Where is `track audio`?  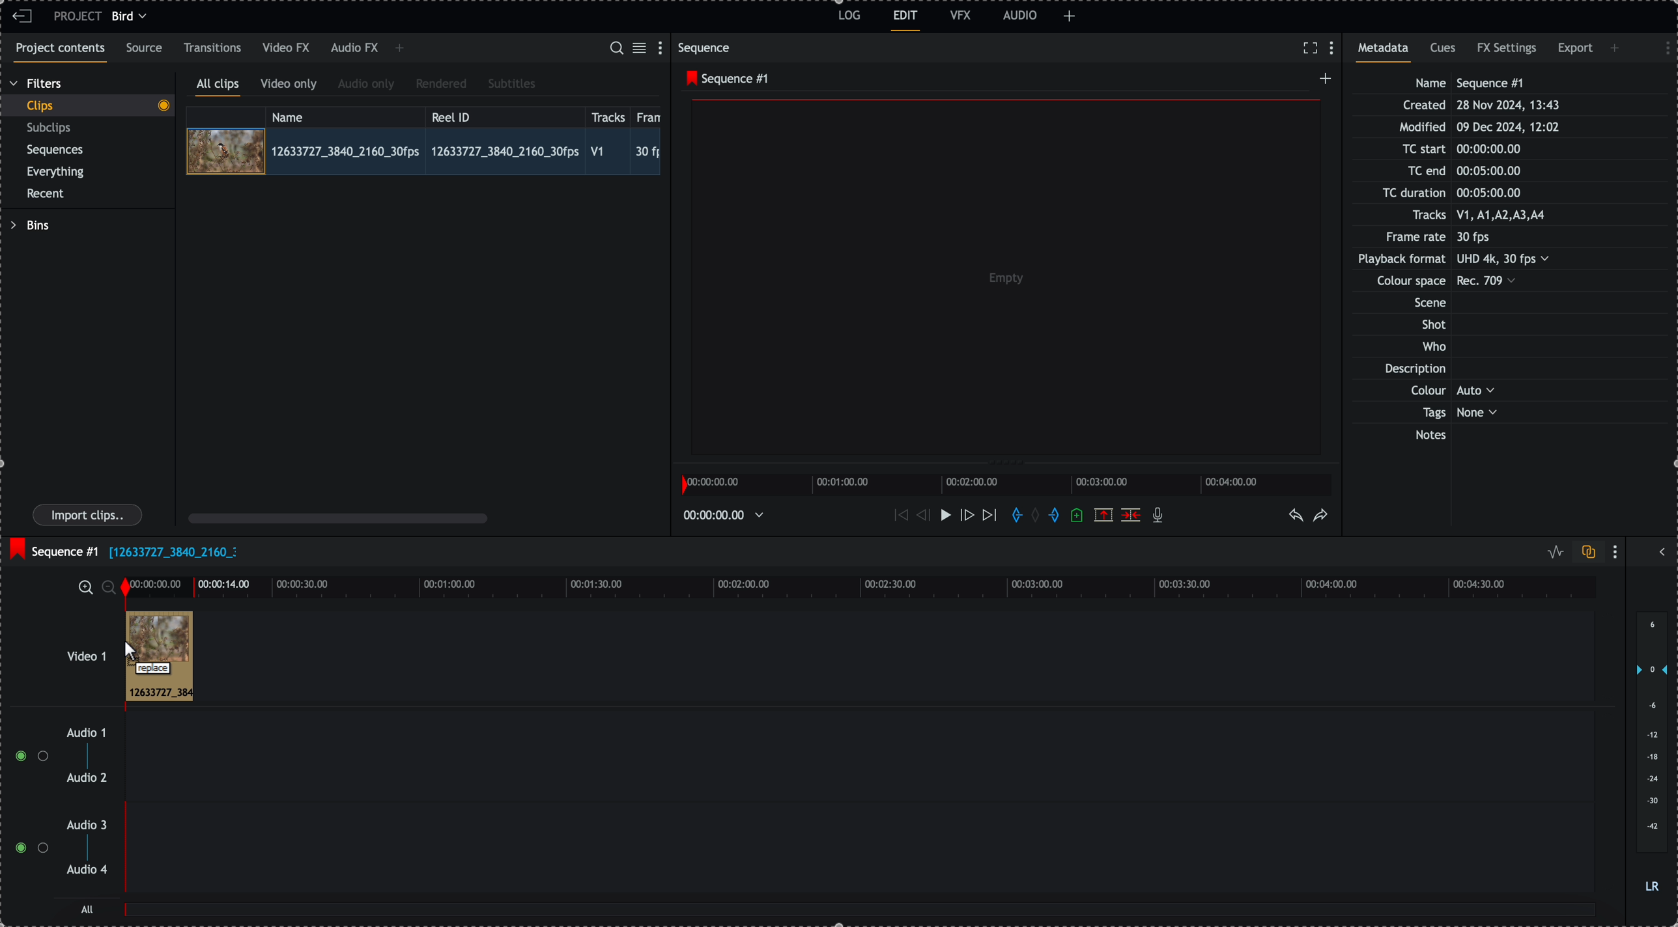
track audio is located at coordinates (859, 760).